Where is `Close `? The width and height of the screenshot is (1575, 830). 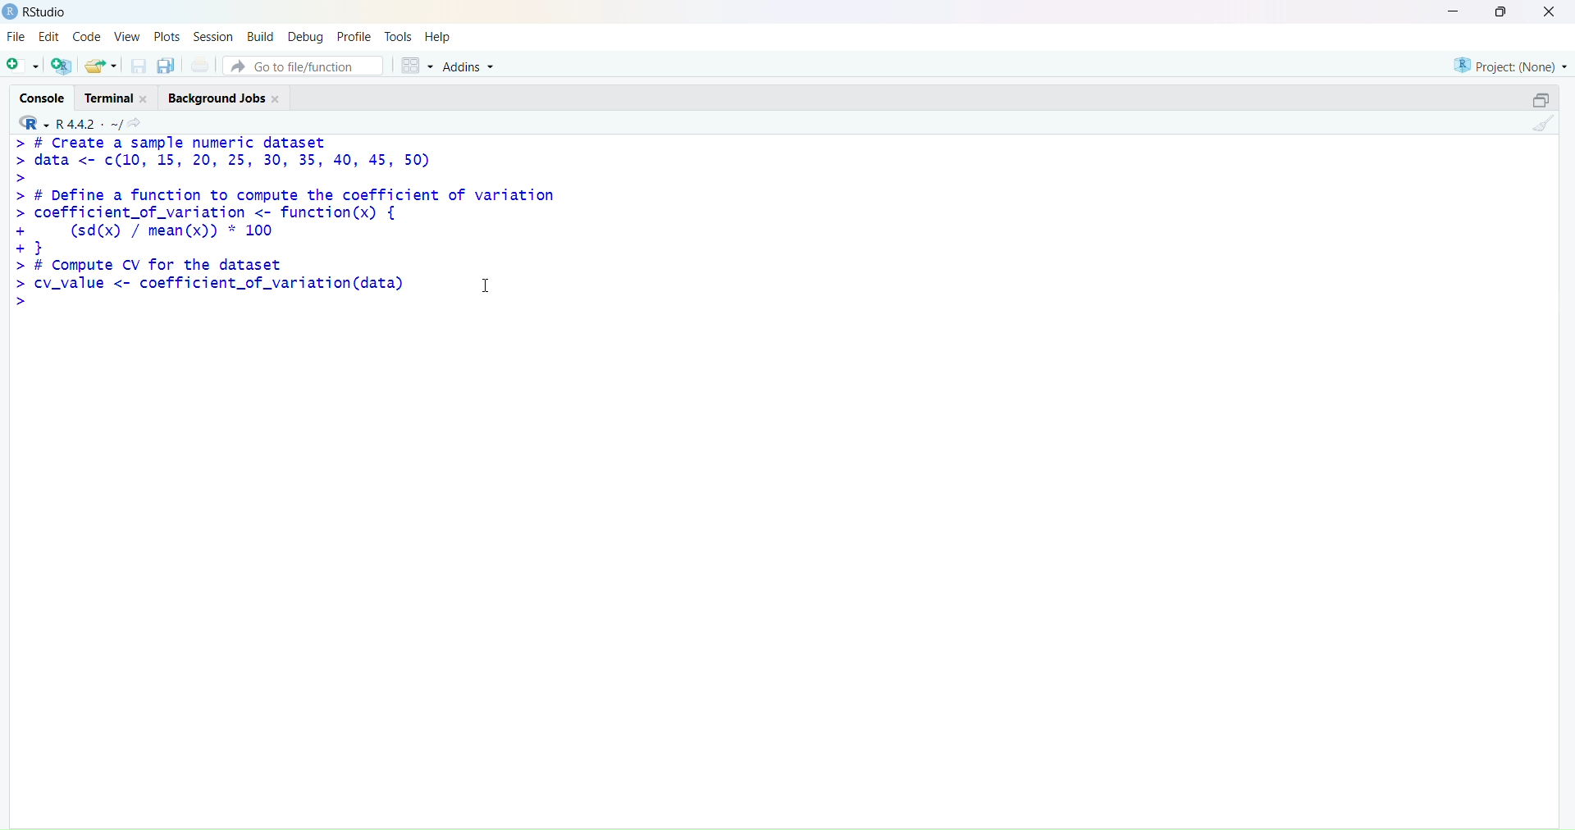 Close  is located at coordinates (277, 99).